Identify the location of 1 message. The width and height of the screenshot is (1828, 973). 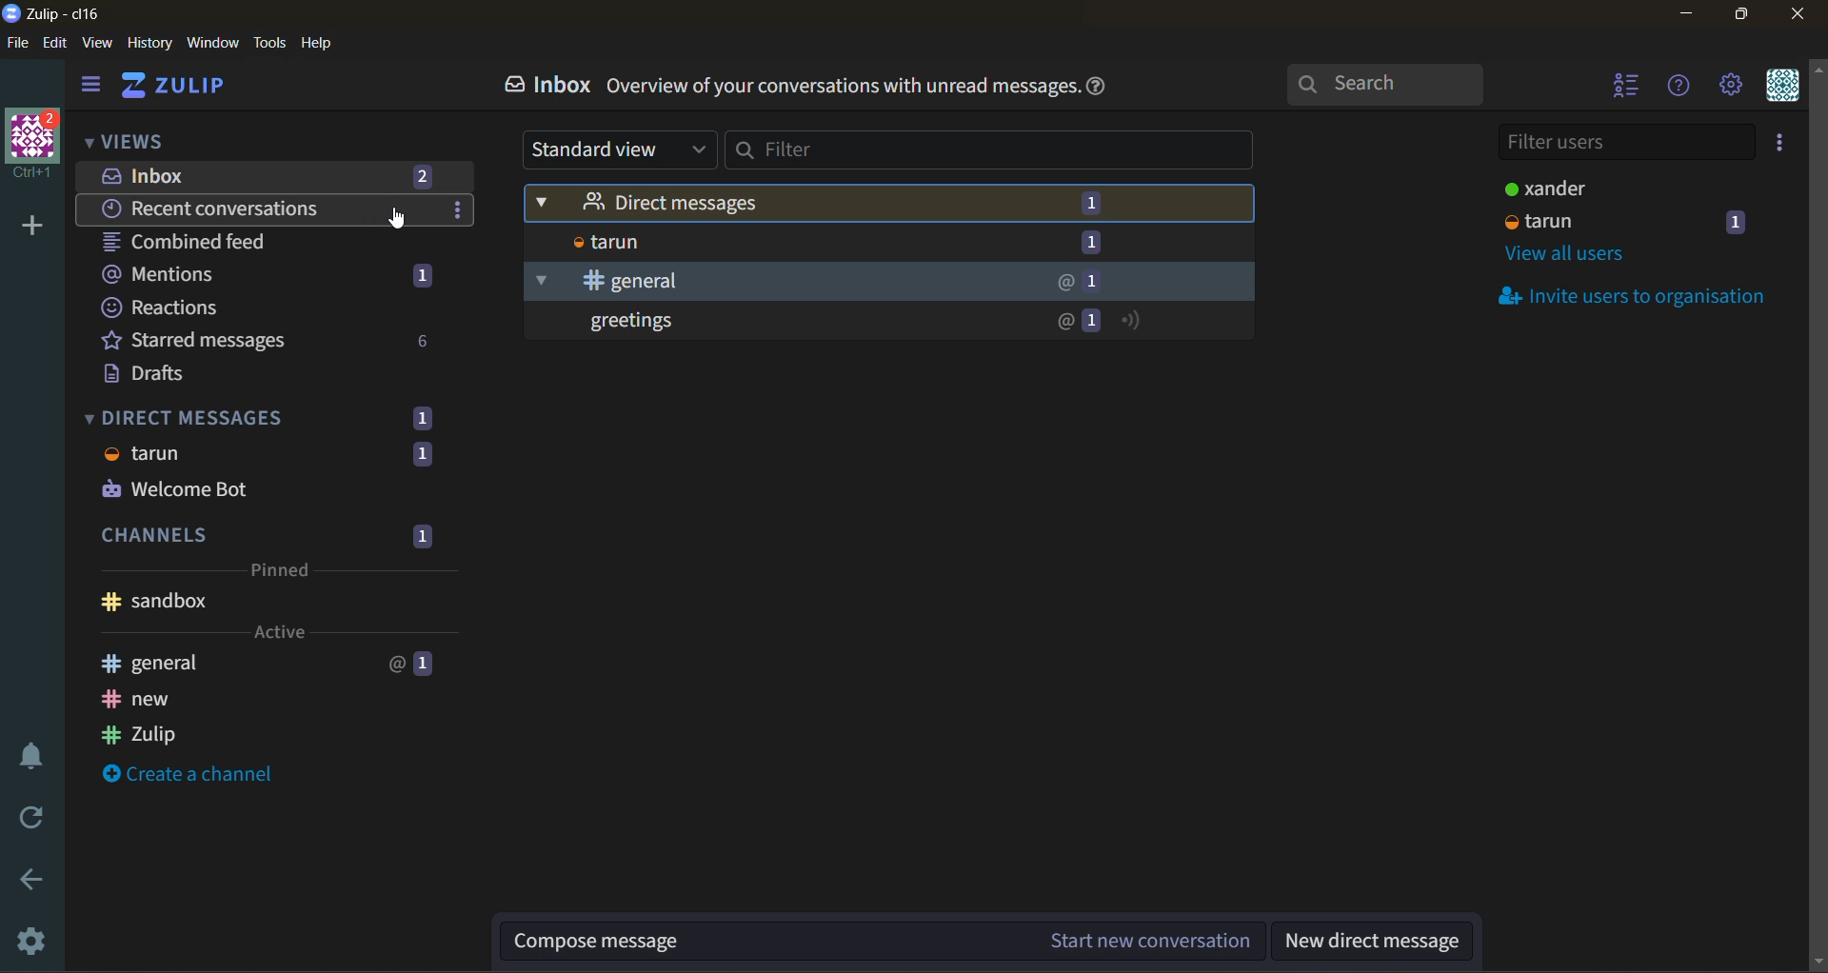
(1090, 243).